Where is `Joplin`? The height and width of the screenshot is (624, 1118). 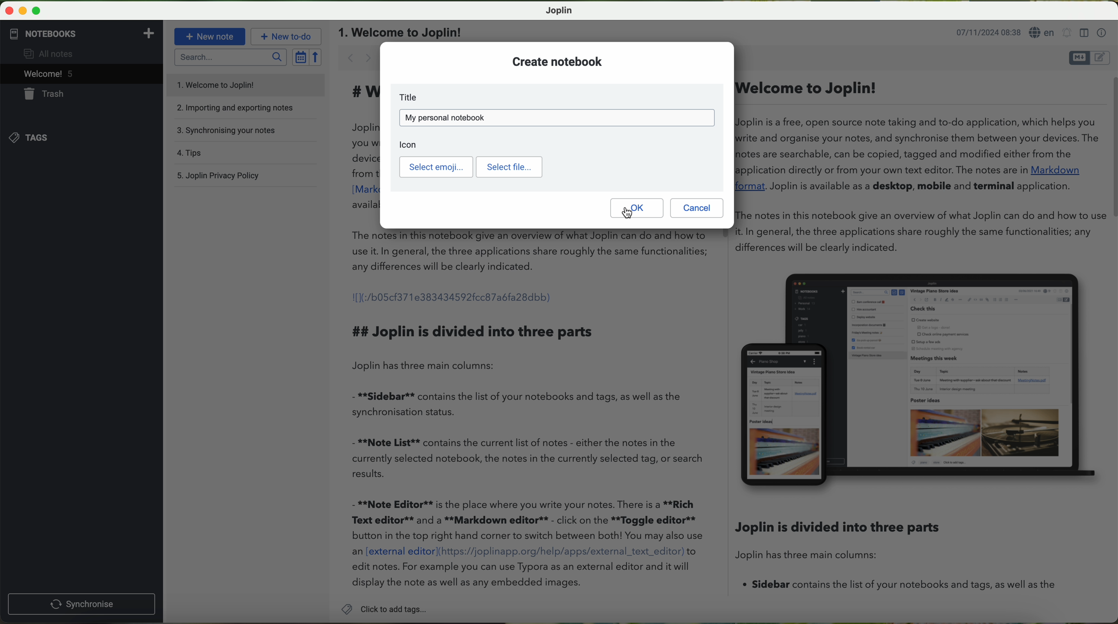 Joplin is located at coordinates (559, 10).